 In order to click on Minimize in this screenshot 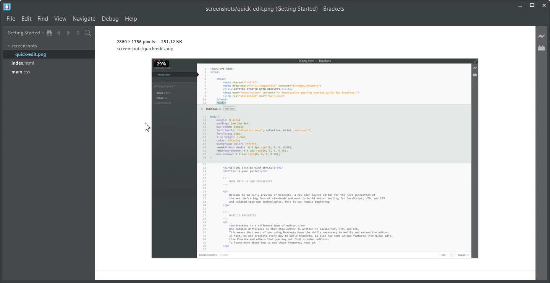, I will do `click(521, 6)`.